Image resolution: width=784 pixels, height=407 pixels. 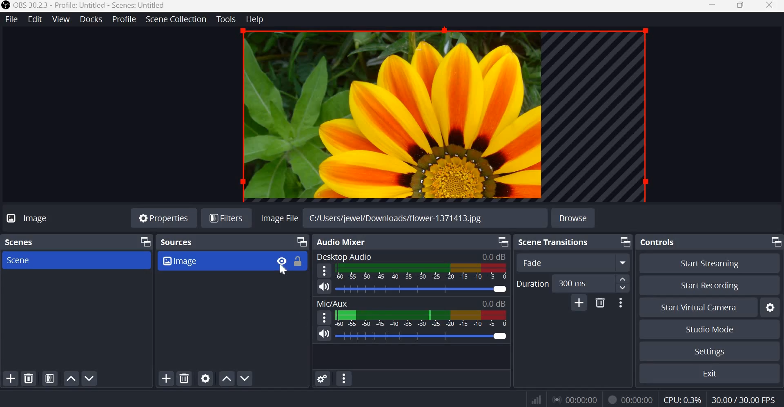 I want to click on Scene Collection, so click(x=175, y=18).